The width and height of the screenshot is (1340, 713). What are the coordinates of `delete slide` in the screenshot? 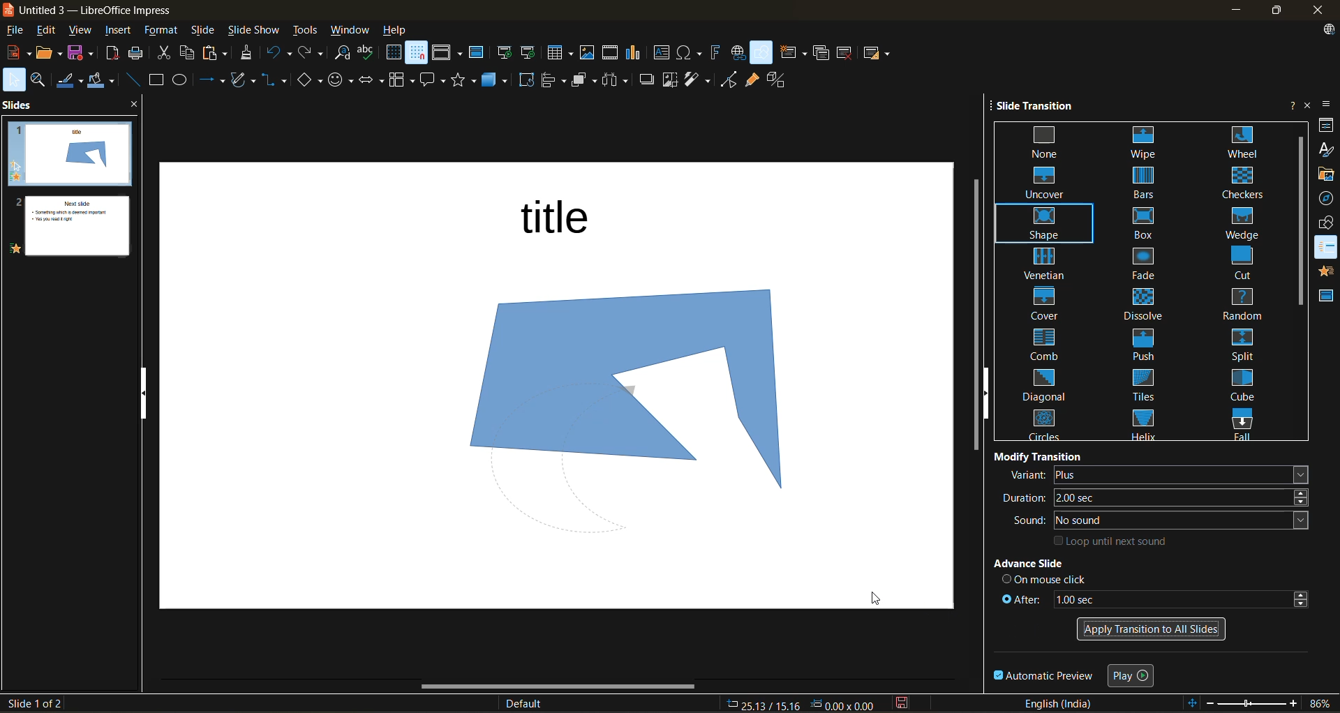 It's located at (846, 52).